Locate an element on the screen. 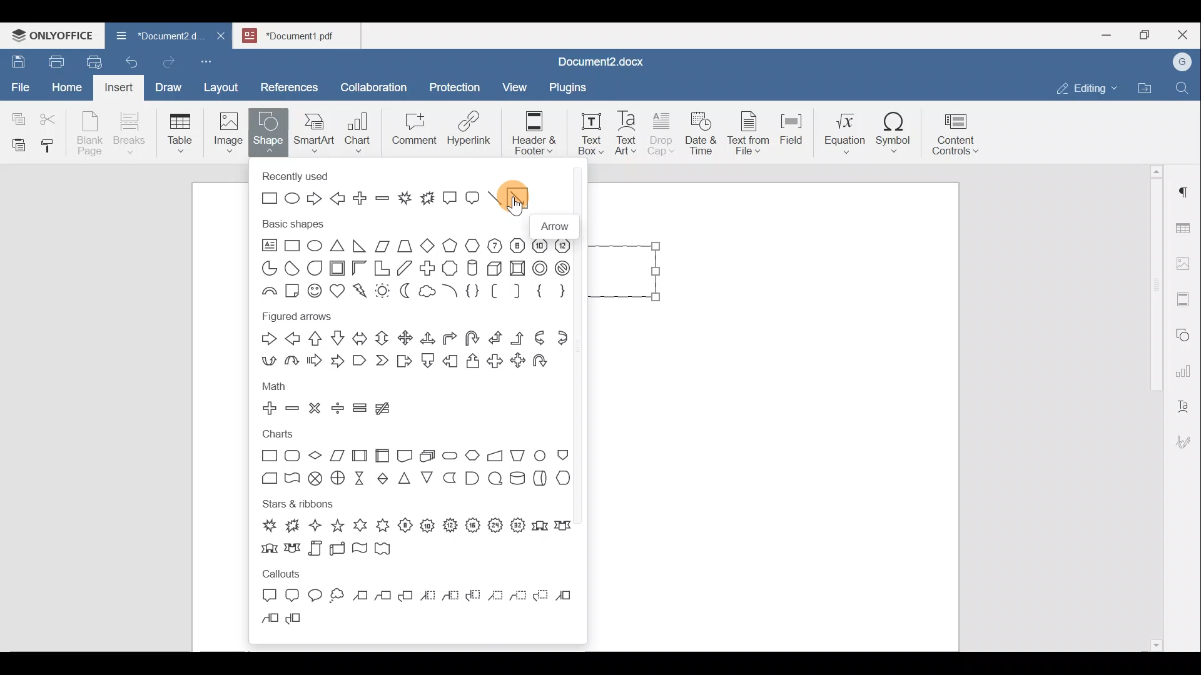 This screenshot has width=1201, height=675. Charts is located at coordinates (412, 462).